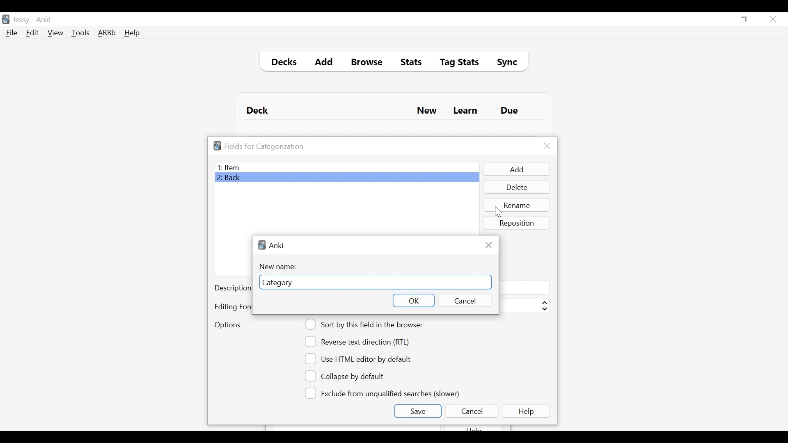 Image resolution: width=788 pixels, height=443 pixels. I want to click on Save, so click(417, 411).